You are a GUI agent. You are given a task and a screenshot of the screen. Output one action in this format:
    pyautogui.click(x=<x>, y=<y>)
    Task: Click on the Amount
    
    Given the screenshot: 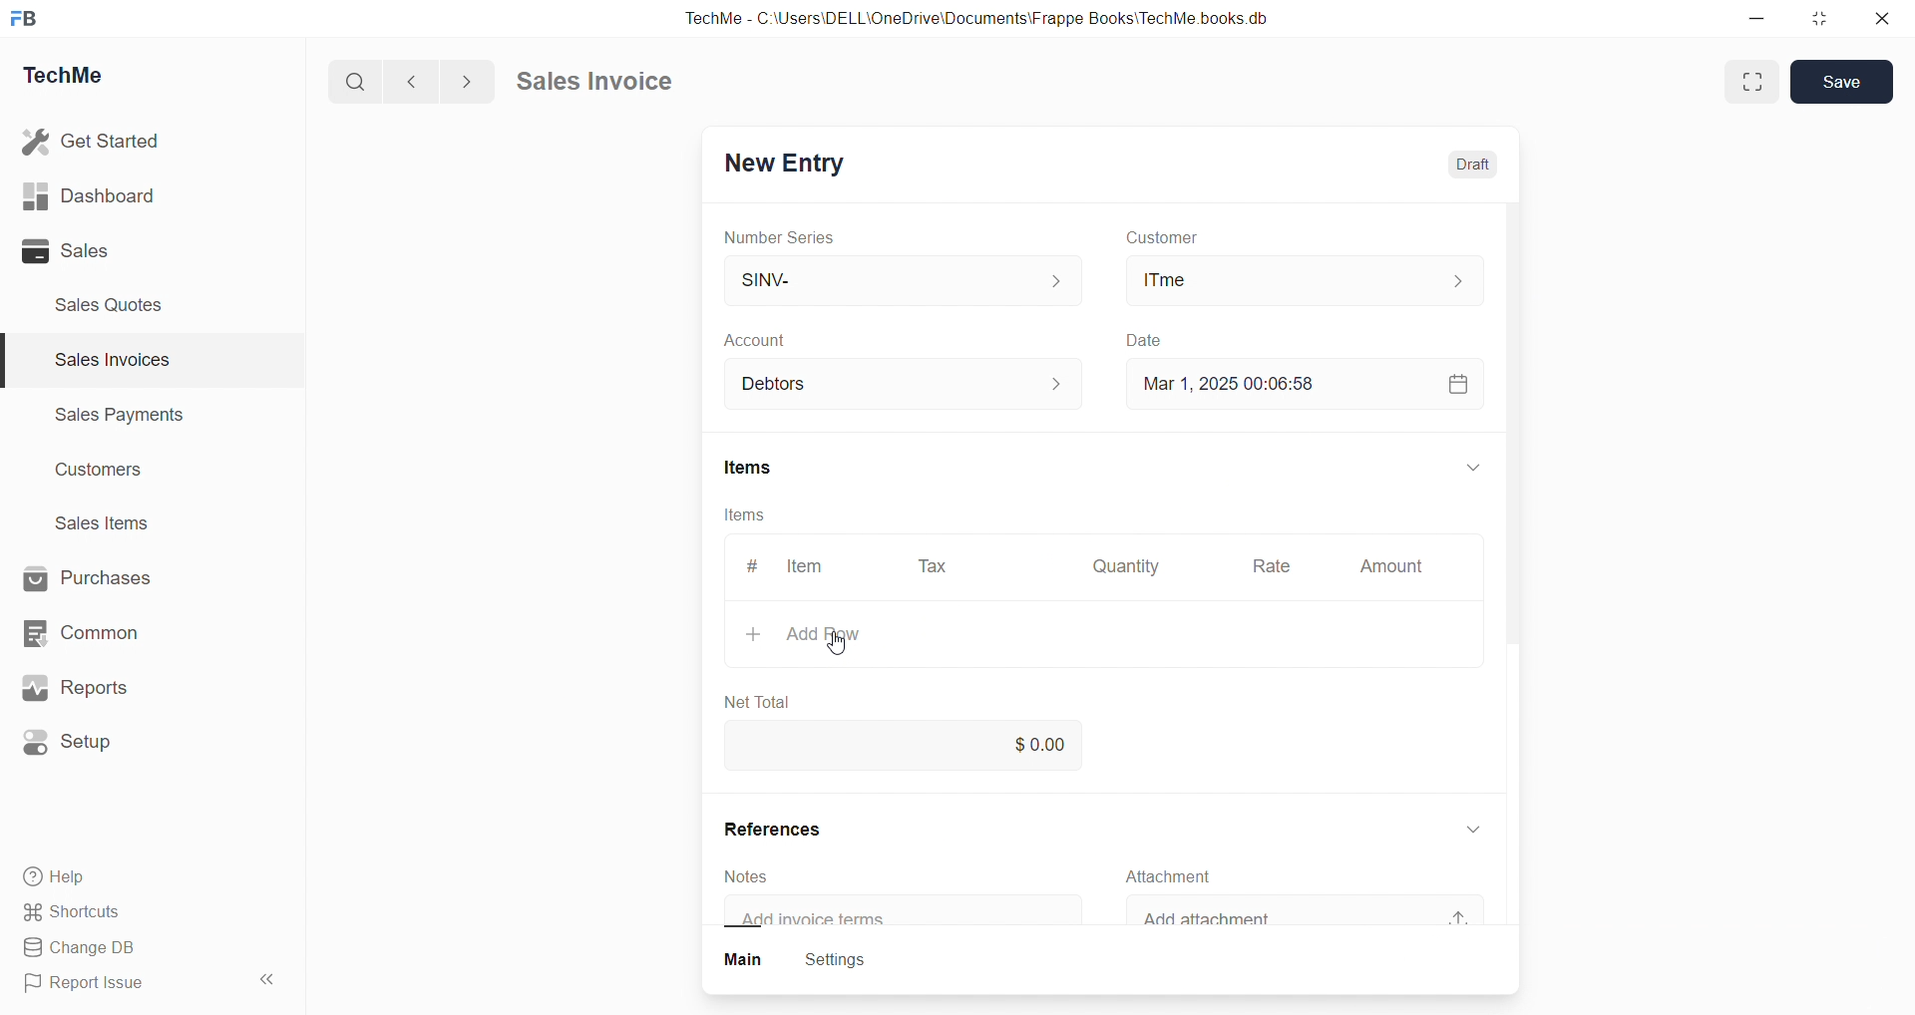 What is the action you would take?
    pyautogui.click(x=1390, y=567)
    